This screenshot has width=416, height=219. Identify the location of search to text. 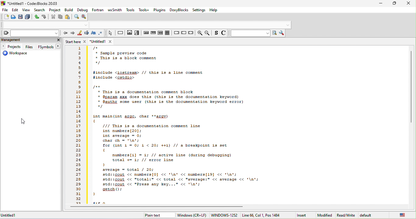
(249, 34).